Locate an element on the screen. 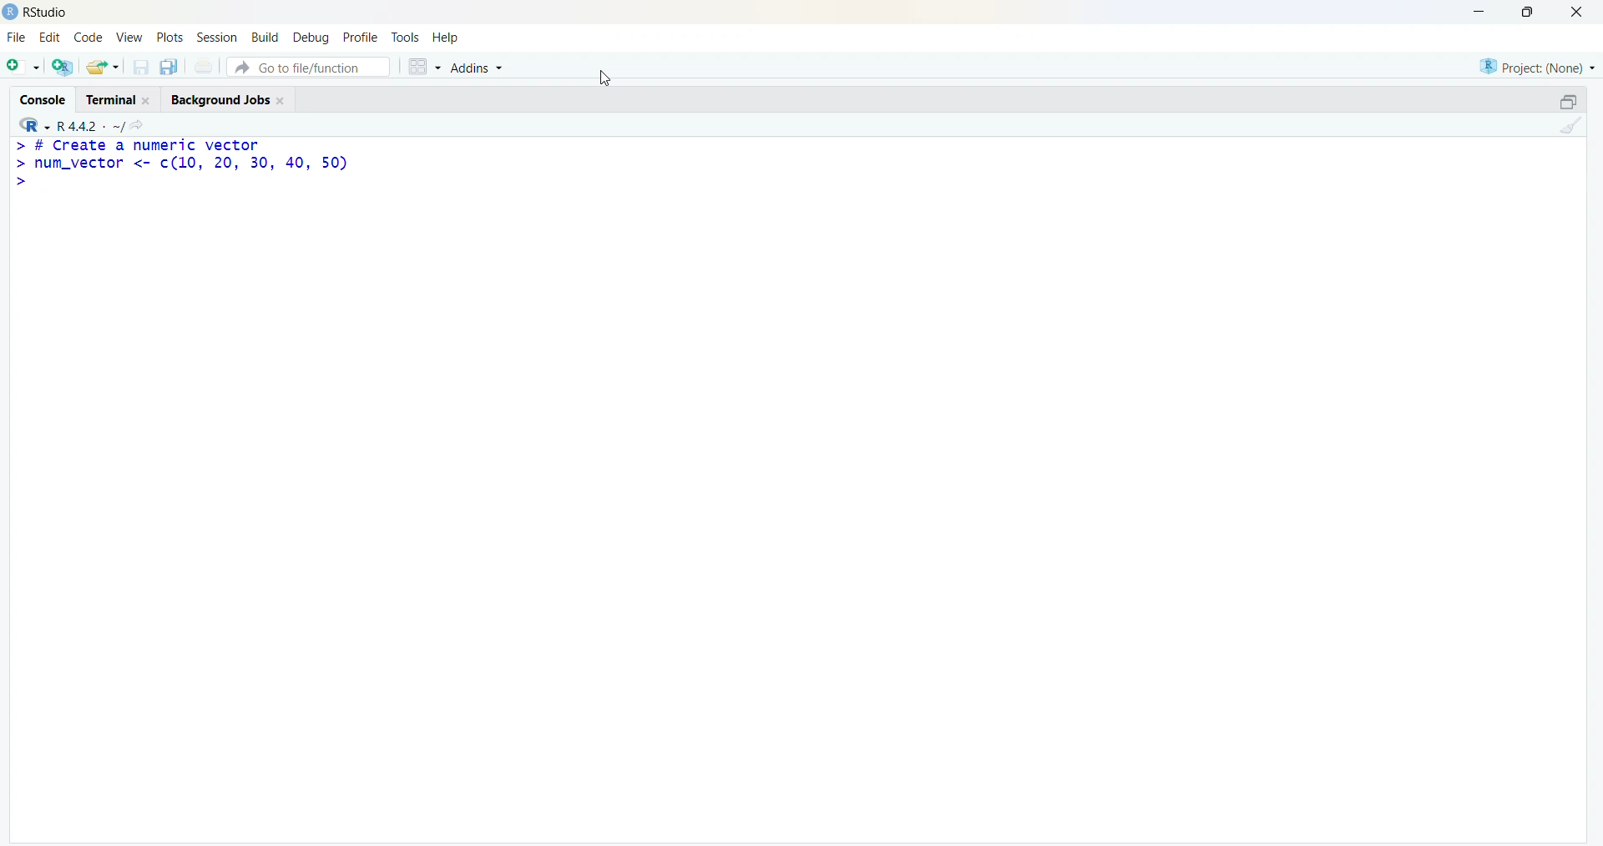  close is located at coordinates (281, 101).